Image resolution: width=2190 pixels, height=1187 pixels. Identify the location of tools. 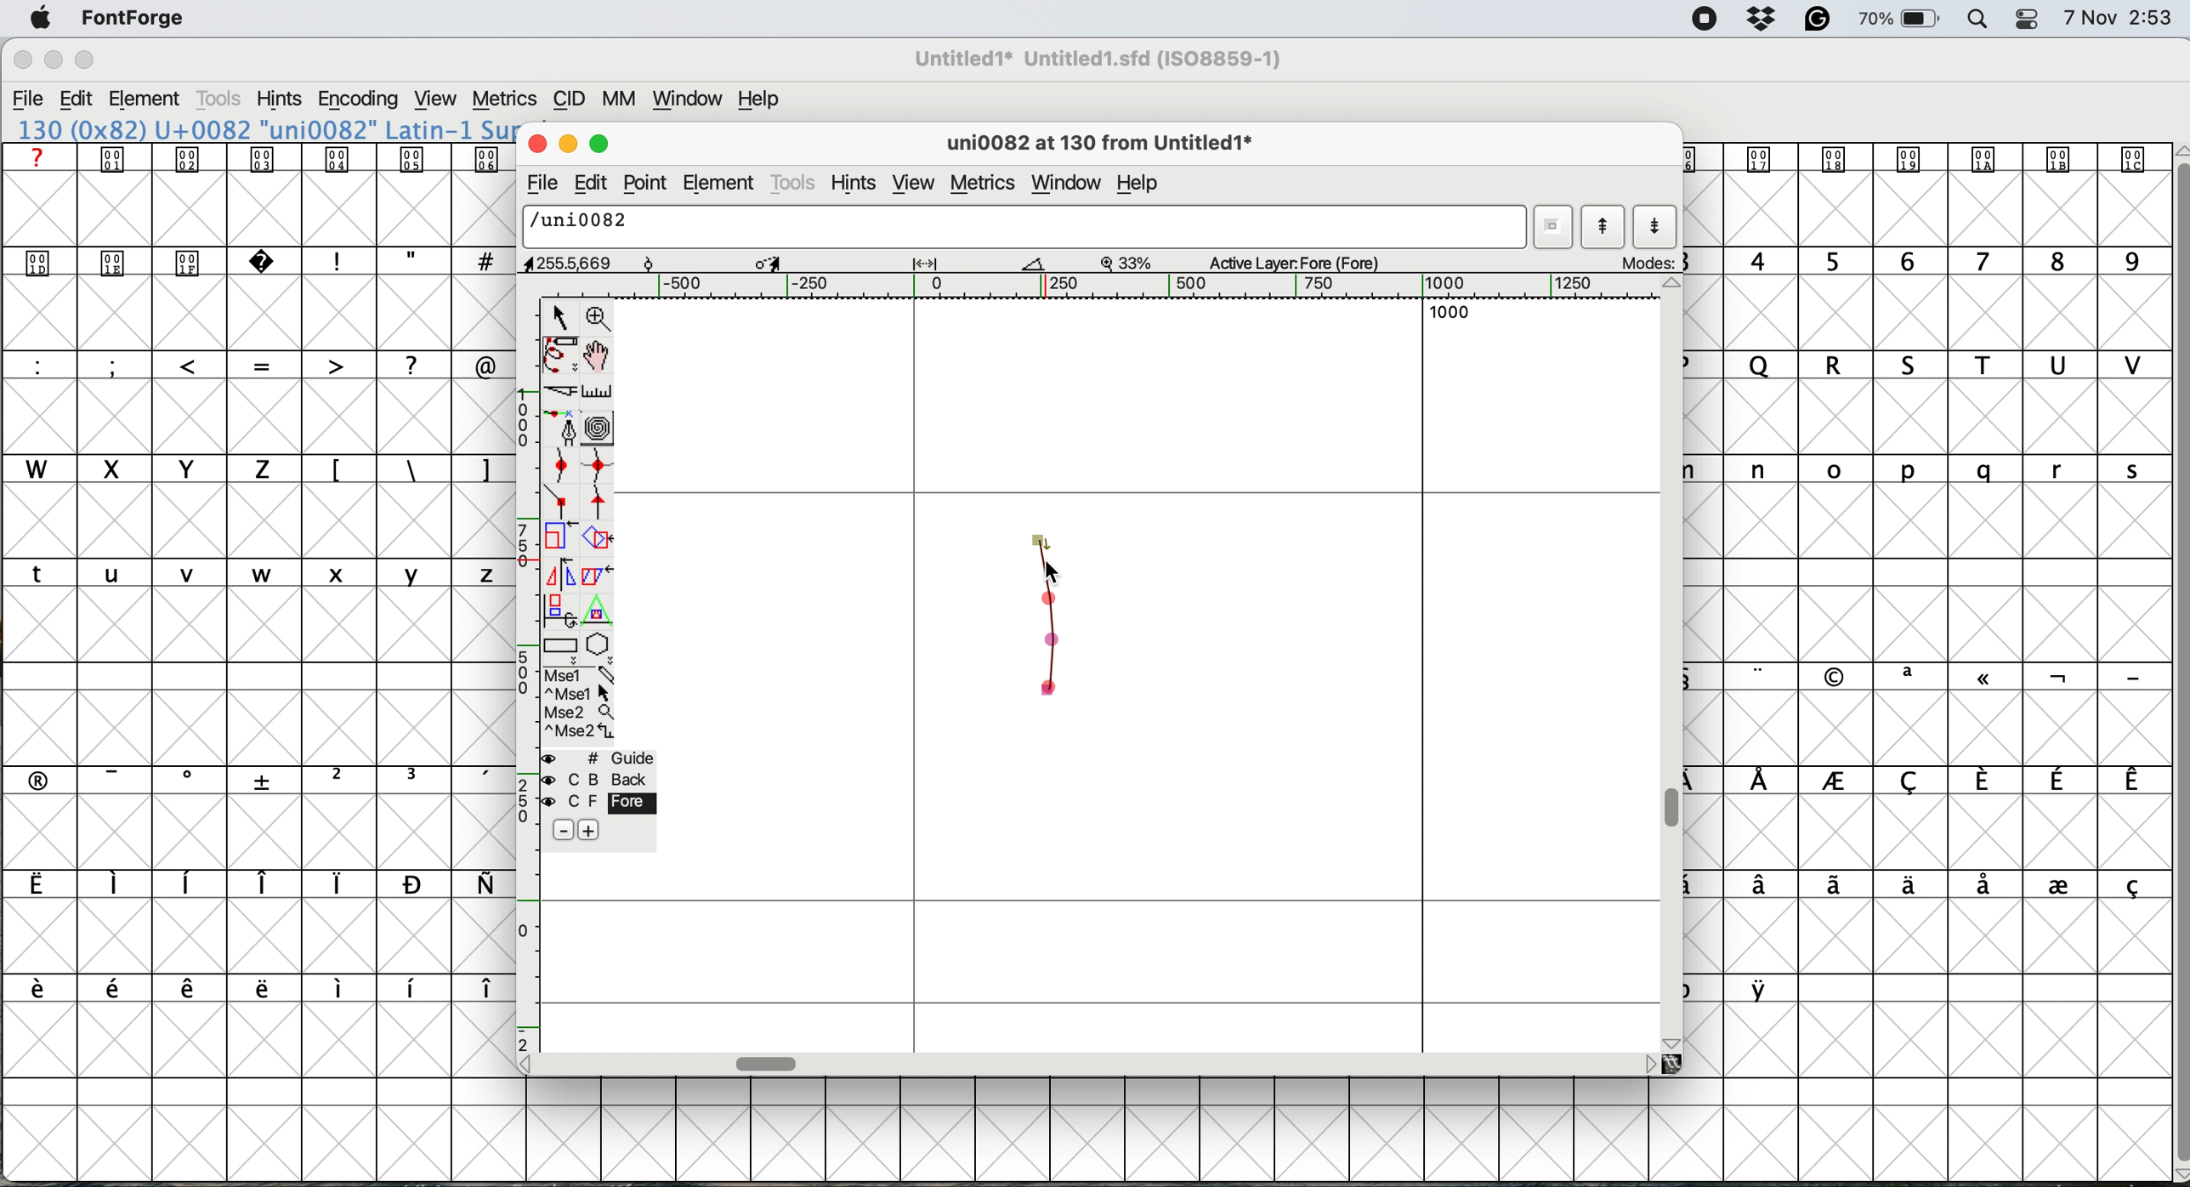
(795, 182).